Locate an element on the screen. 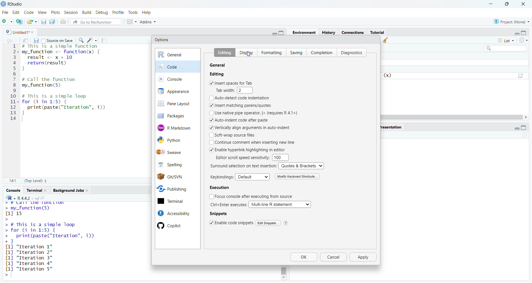 This screenshot has height=283, width=532. untitled is located at coordinates (15, 32).